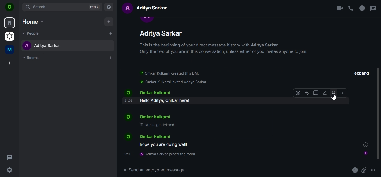 This screenshot has width=381, height=177. What do you see at coordinates (9, 23) in the screenshot?
I see `home` at bounding box center [9, 23].